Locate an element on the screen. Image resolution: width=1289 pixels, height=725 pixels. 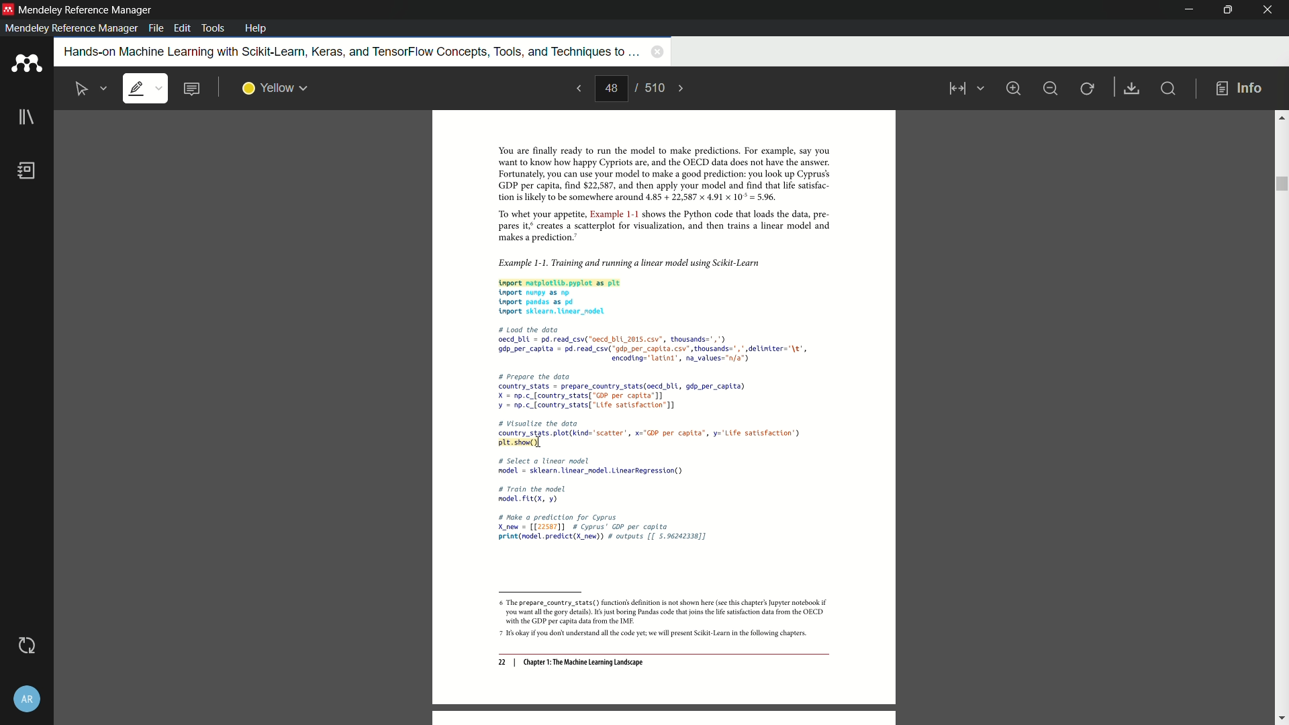
scroll down is located at coordinates (1281, 719).